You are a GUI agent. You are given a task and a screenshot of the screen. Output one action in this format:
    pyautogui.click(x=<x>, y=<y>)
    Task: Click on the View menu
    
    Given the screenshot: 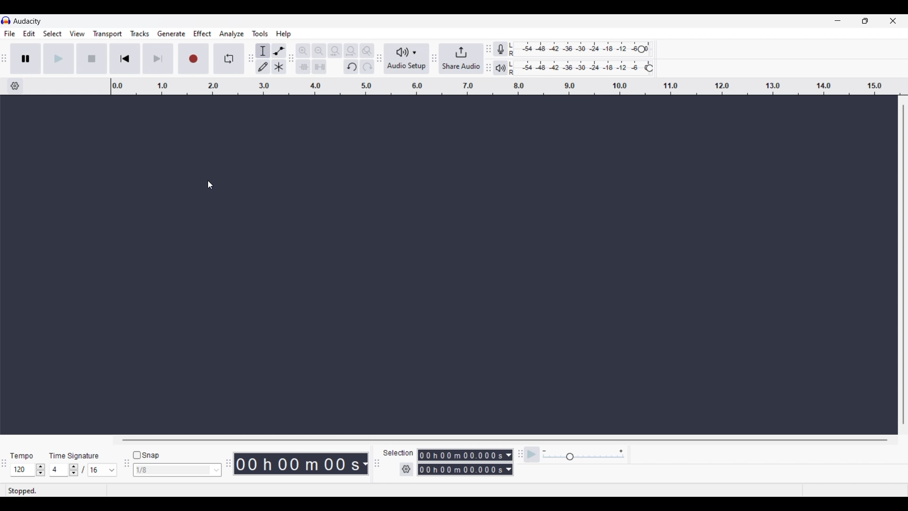 What is the action you would take?
    pyautogui.click(x=77, y=34)
    